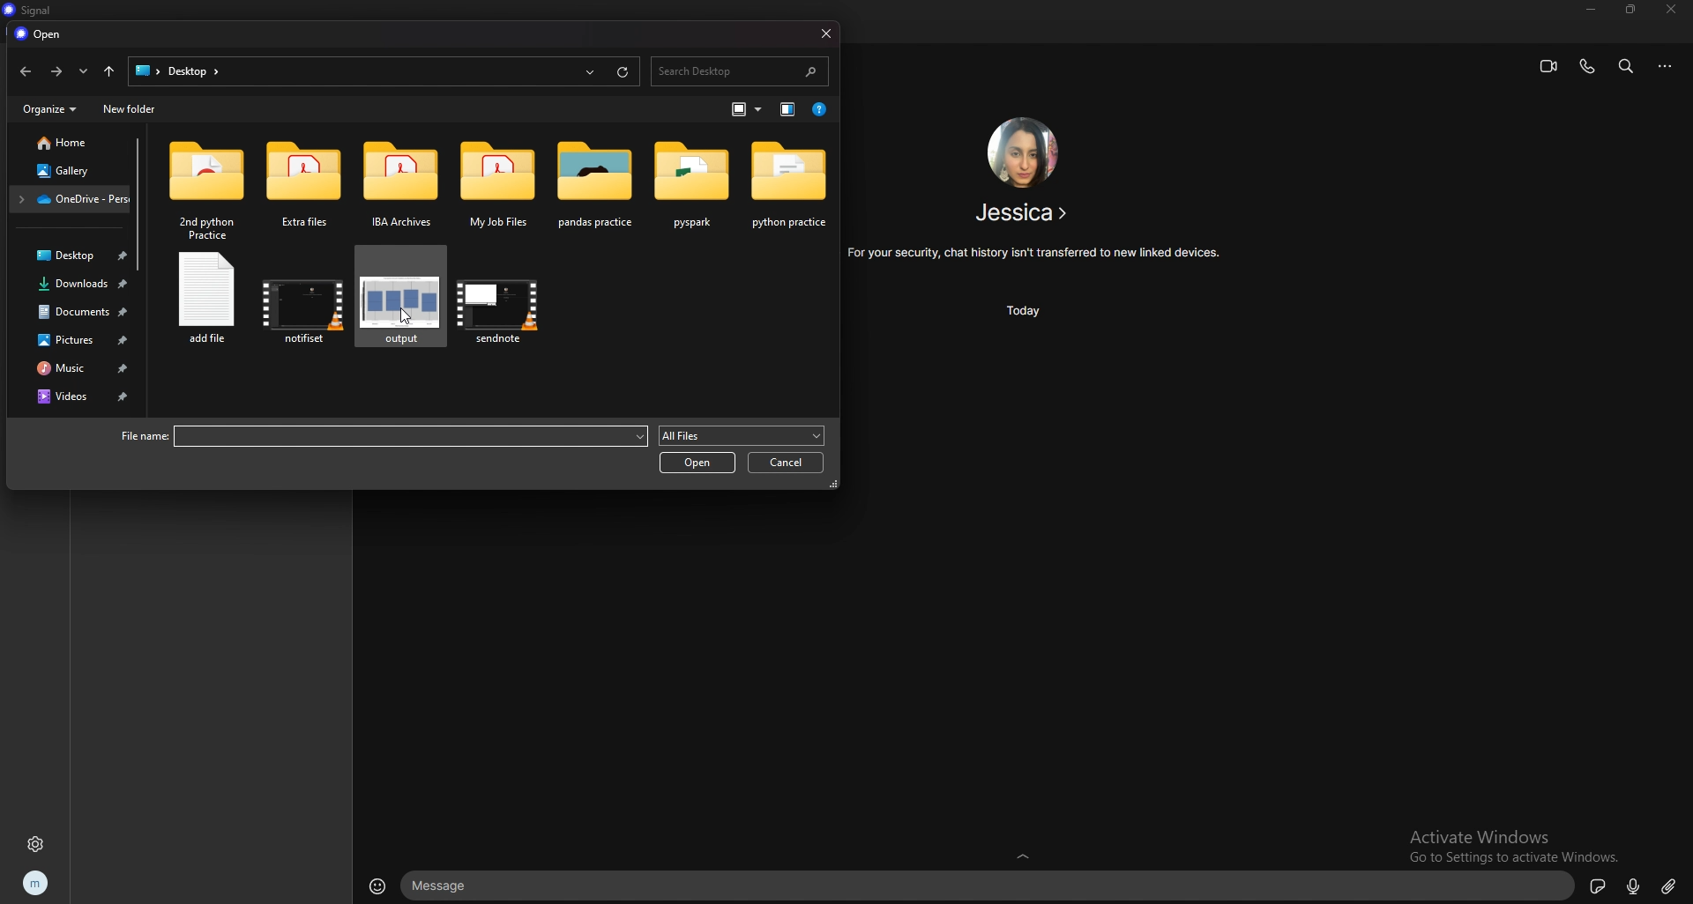 Image resolution: width=1693 pixels, height=904 pixels. Describe the element at coordinates (986, 885) in the screenshot. I see `text input box` at that location.